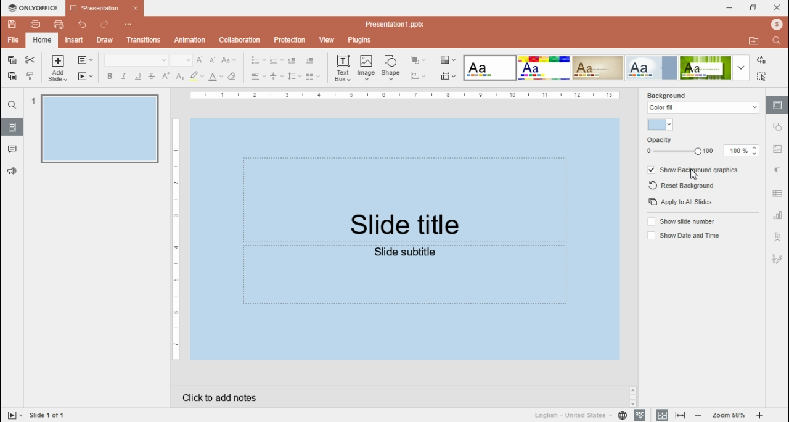 The width and height of the screenshot is (789, 422). I want to click on protection, so click(288, 40).